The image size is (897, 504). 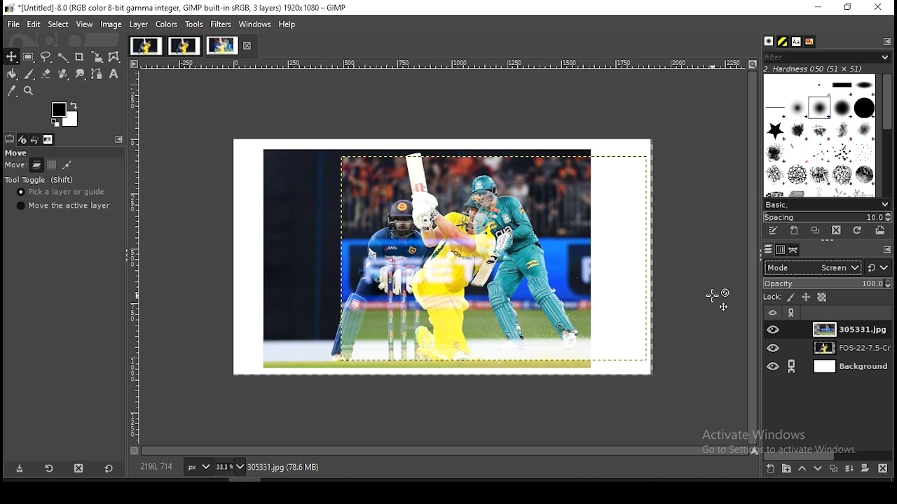 What do you see at coordinates (246, 45) in the screenshot?
I see `close` at bounding box center [246, 45].